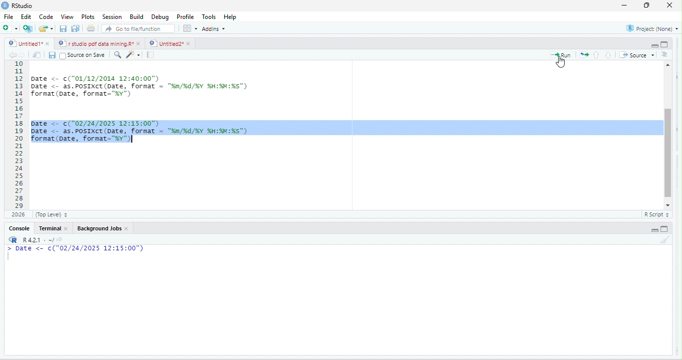 The width and height of the screenshot is (682, 360). I want to click on typing cursor, so click(9, 260).